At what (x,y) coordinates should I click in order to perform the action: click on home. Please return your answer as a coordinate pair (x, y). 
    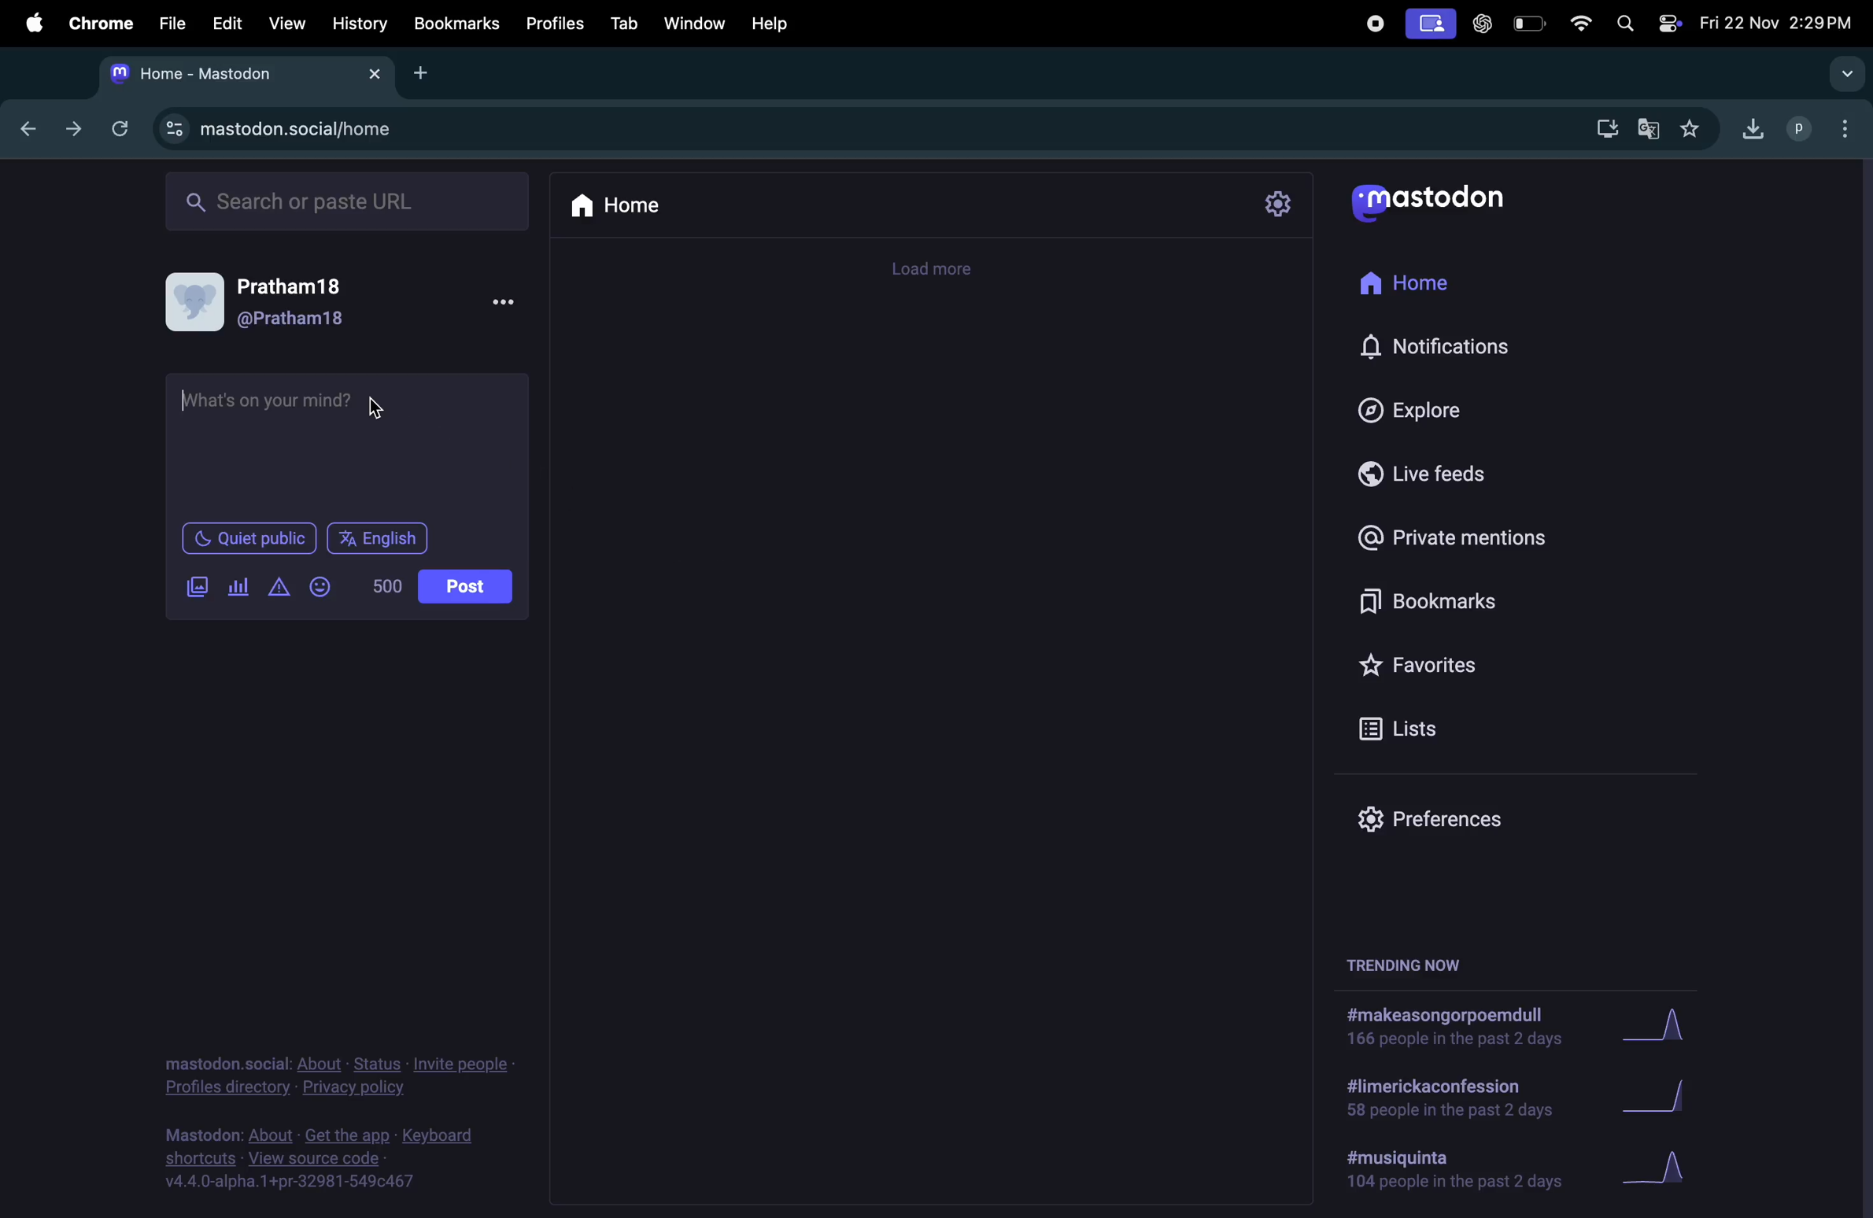
    Looking at the image, I should click on (1431, 280).